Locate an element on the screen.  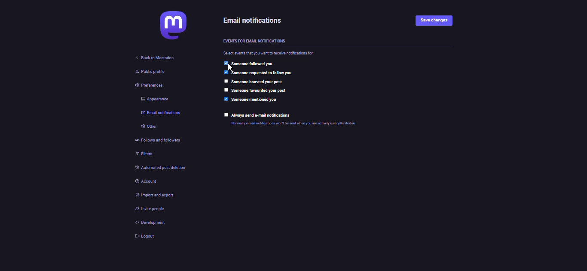
preferences is located at coordinates (145, 86).